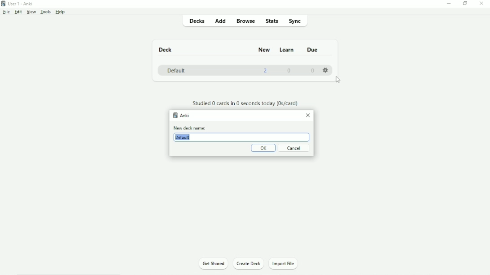 The height and width of the screenshot is (275, 490). I want to click on Edit, so click(18, 12).